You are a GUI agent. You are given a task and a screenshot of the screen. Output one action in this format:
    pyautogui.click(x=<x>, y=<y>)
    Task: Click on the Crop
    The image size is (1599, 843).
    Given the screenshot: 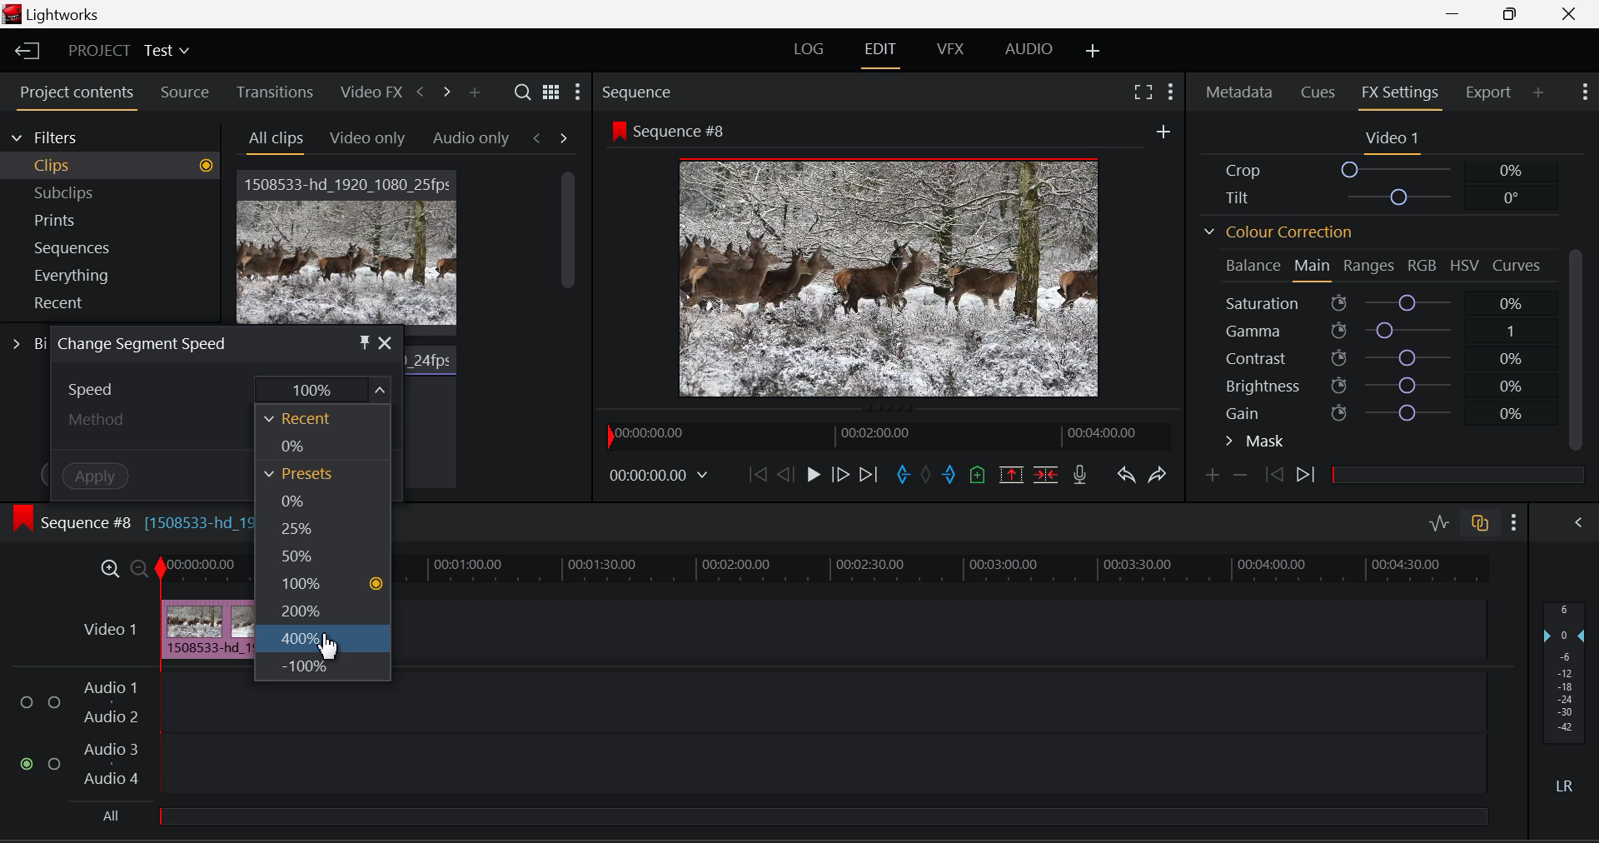 What is the action you would take?
    pyautogui.click(x=1379, y=171)
    